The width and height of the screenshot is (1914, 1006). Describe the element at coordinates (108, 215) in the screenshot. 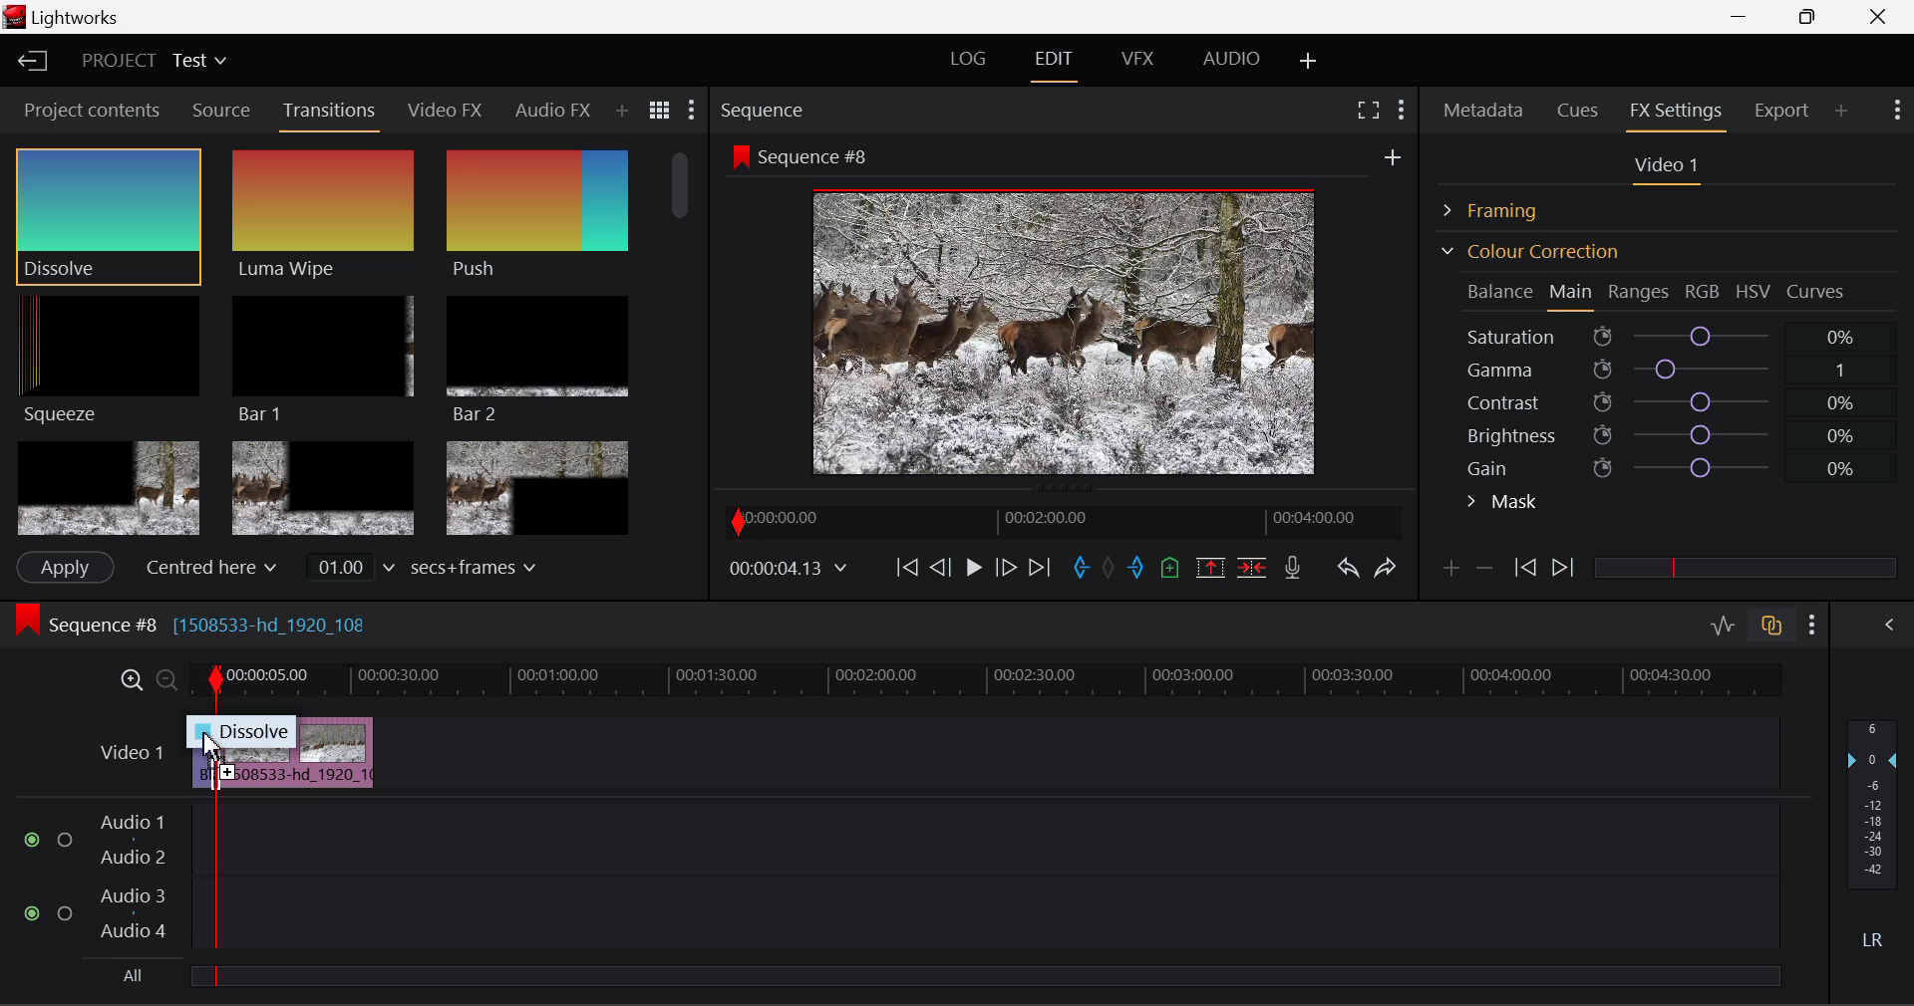

I see `Cursor MOUSE_DOWN on Dissolve` at that location.